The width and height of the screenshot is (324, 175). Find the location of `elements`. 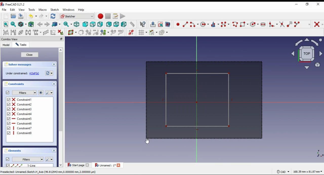

elements is located at coordinates (14, 151).